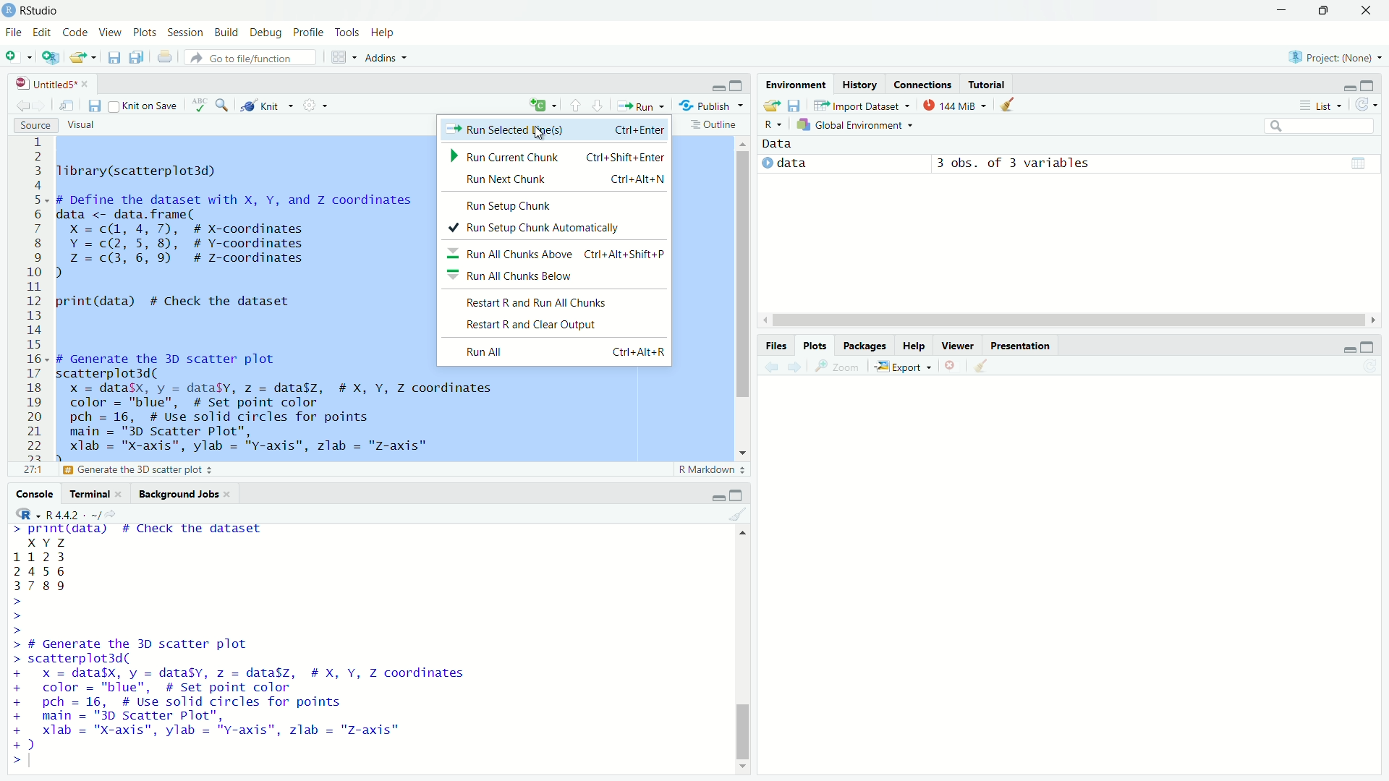  What do you see at coordinates (556, 156) in the screenshot?
I see `Run Current Chunk` at bounding box center [556, 156].